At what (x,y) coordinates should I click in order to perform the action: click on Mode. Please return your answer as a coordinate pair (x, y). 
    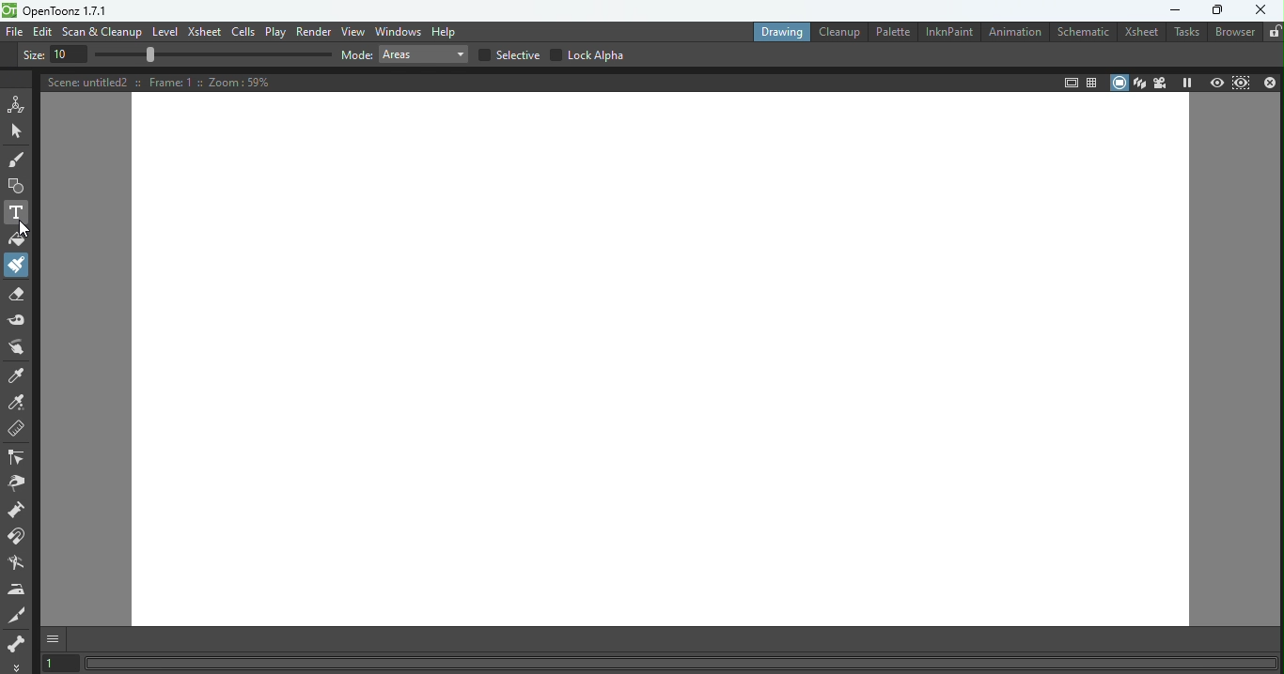
    Looking at the image, I should click on (357, 56).